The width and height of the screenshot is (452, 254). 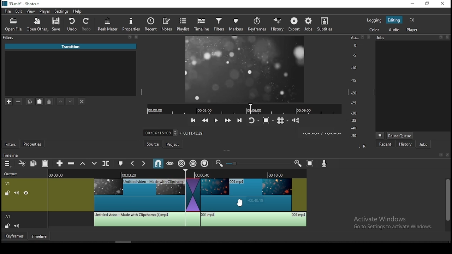 What do you see at coordinates (277, 25) in the screenshot?
I see `history` at bounding box center [277, 25].